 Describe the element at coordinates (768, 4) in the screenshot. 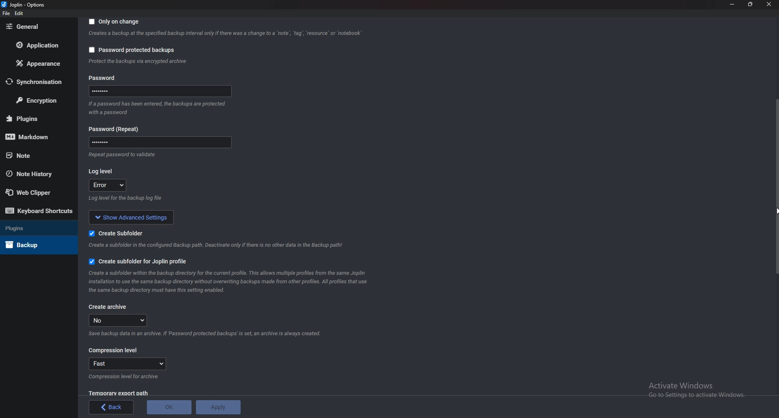

I see `close` at that location.